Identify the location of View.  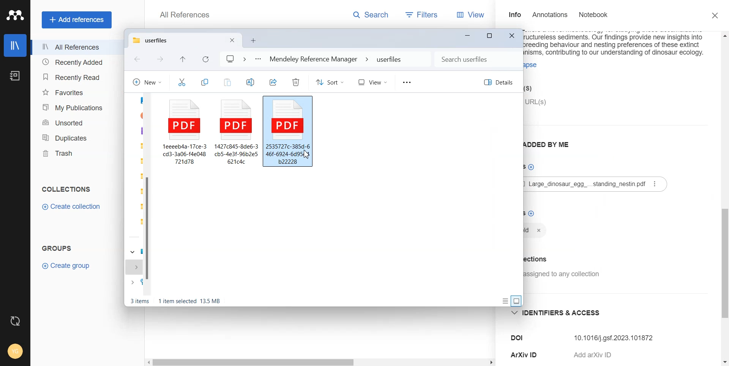
(473, 14).